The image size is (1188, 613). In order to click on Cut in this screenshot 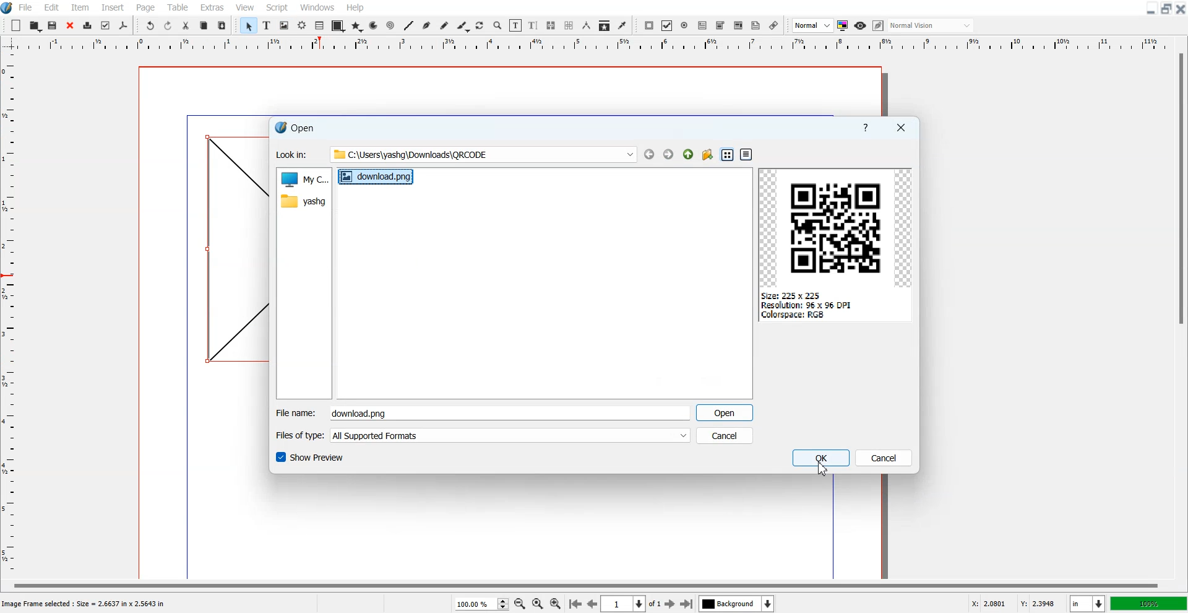, I will do `click(186, 25)`.